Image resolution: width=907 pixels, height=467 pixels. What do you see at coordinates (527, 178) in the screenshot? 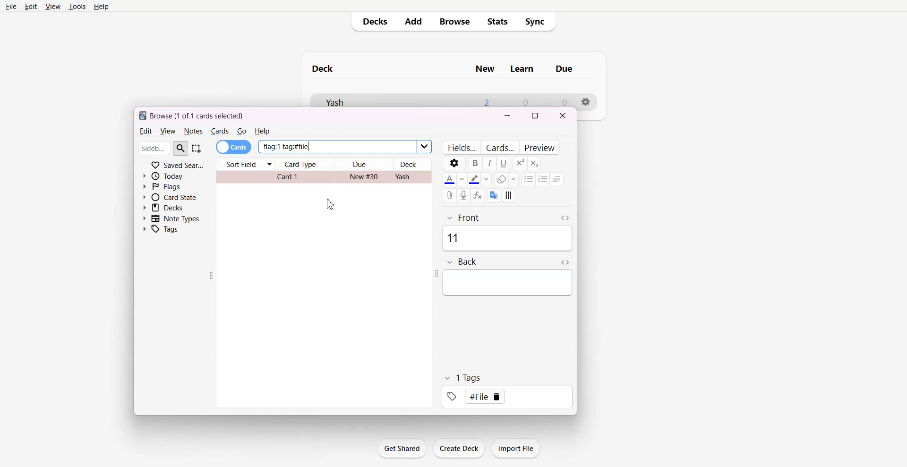
I see `Unordered List ` at bounding box center [527, 178].